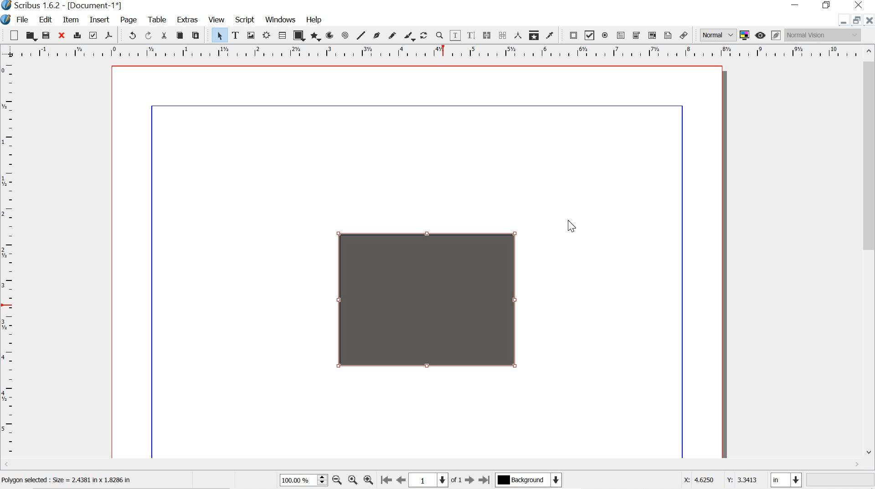 This screenshot has height=489, width=875. I want to click on table, so click(282, 35).